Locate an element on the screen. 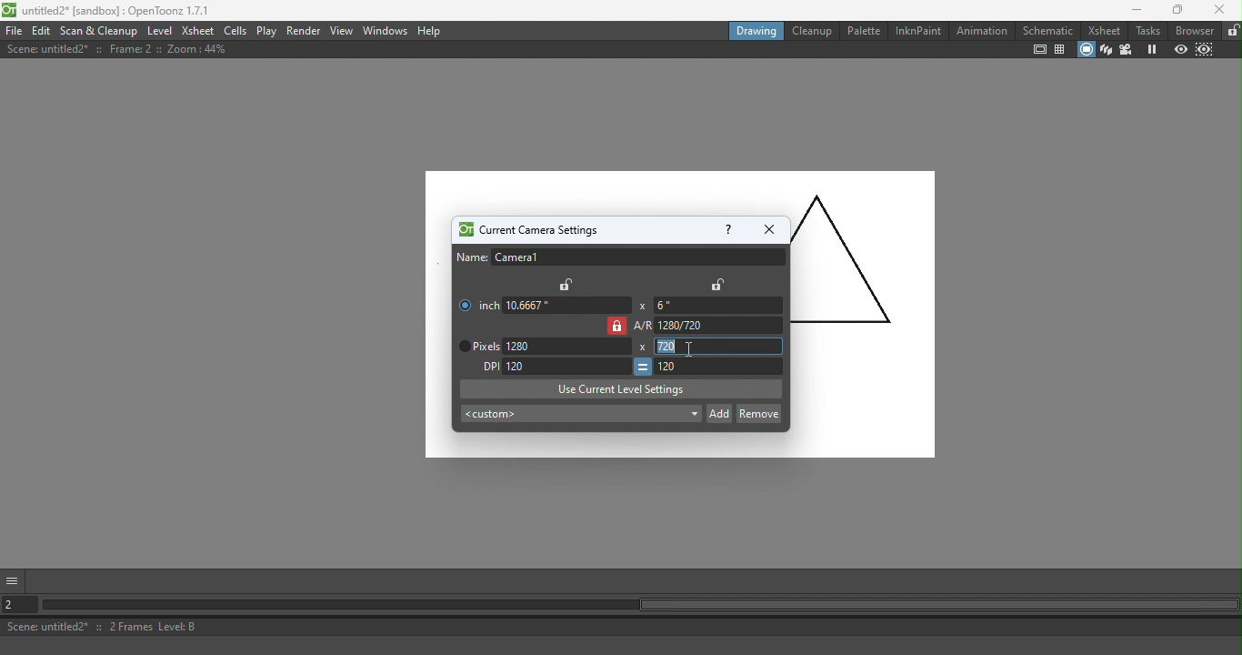  Shematic is located at coordinates (1047, 28).